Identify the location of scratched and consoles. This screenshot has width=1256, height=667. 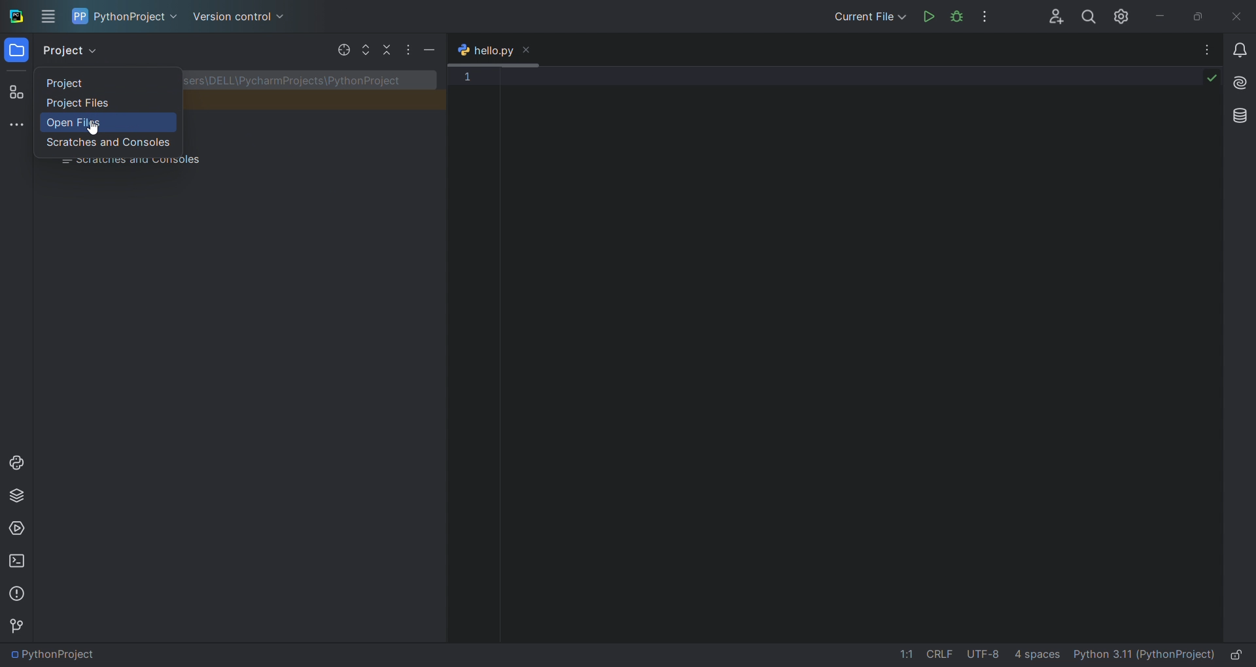
(109, 153).